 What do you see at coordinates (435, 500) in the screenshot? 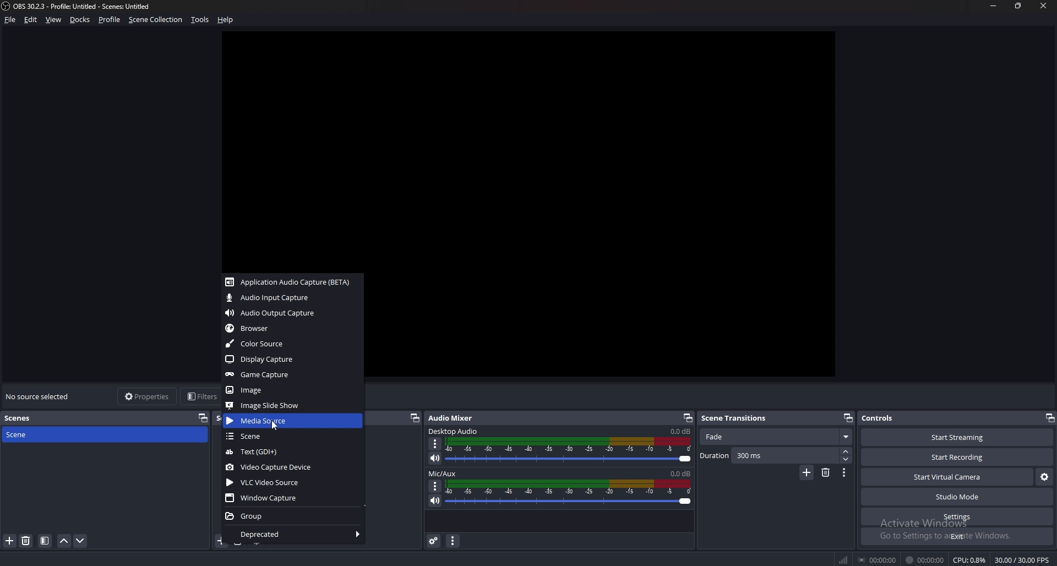
I see `mute` at bounding box center [435, 500].